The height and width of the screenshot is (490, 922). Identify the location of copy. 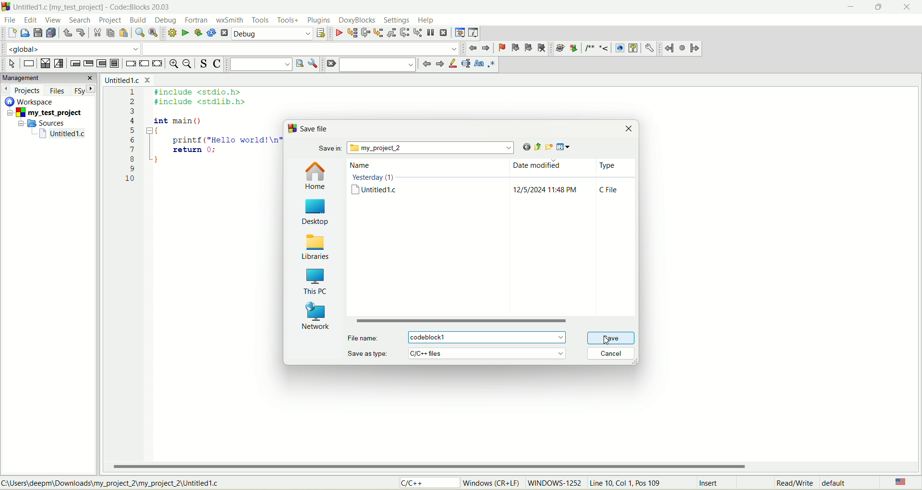
(110, 33).